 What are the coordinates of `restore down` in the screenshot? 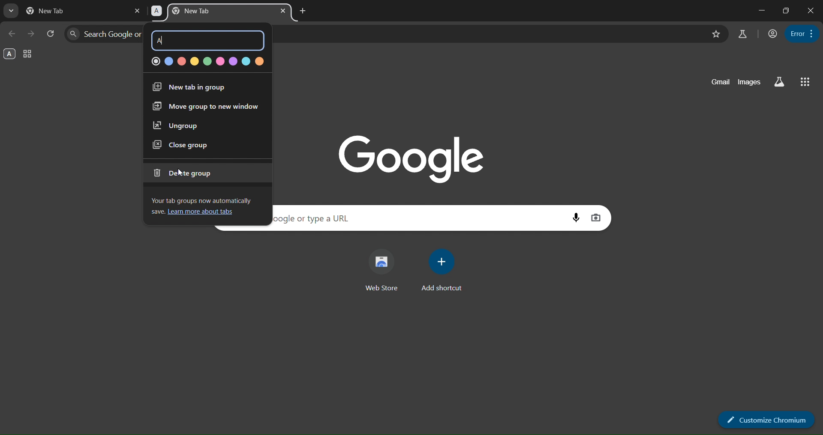 It's located at (786, 11).